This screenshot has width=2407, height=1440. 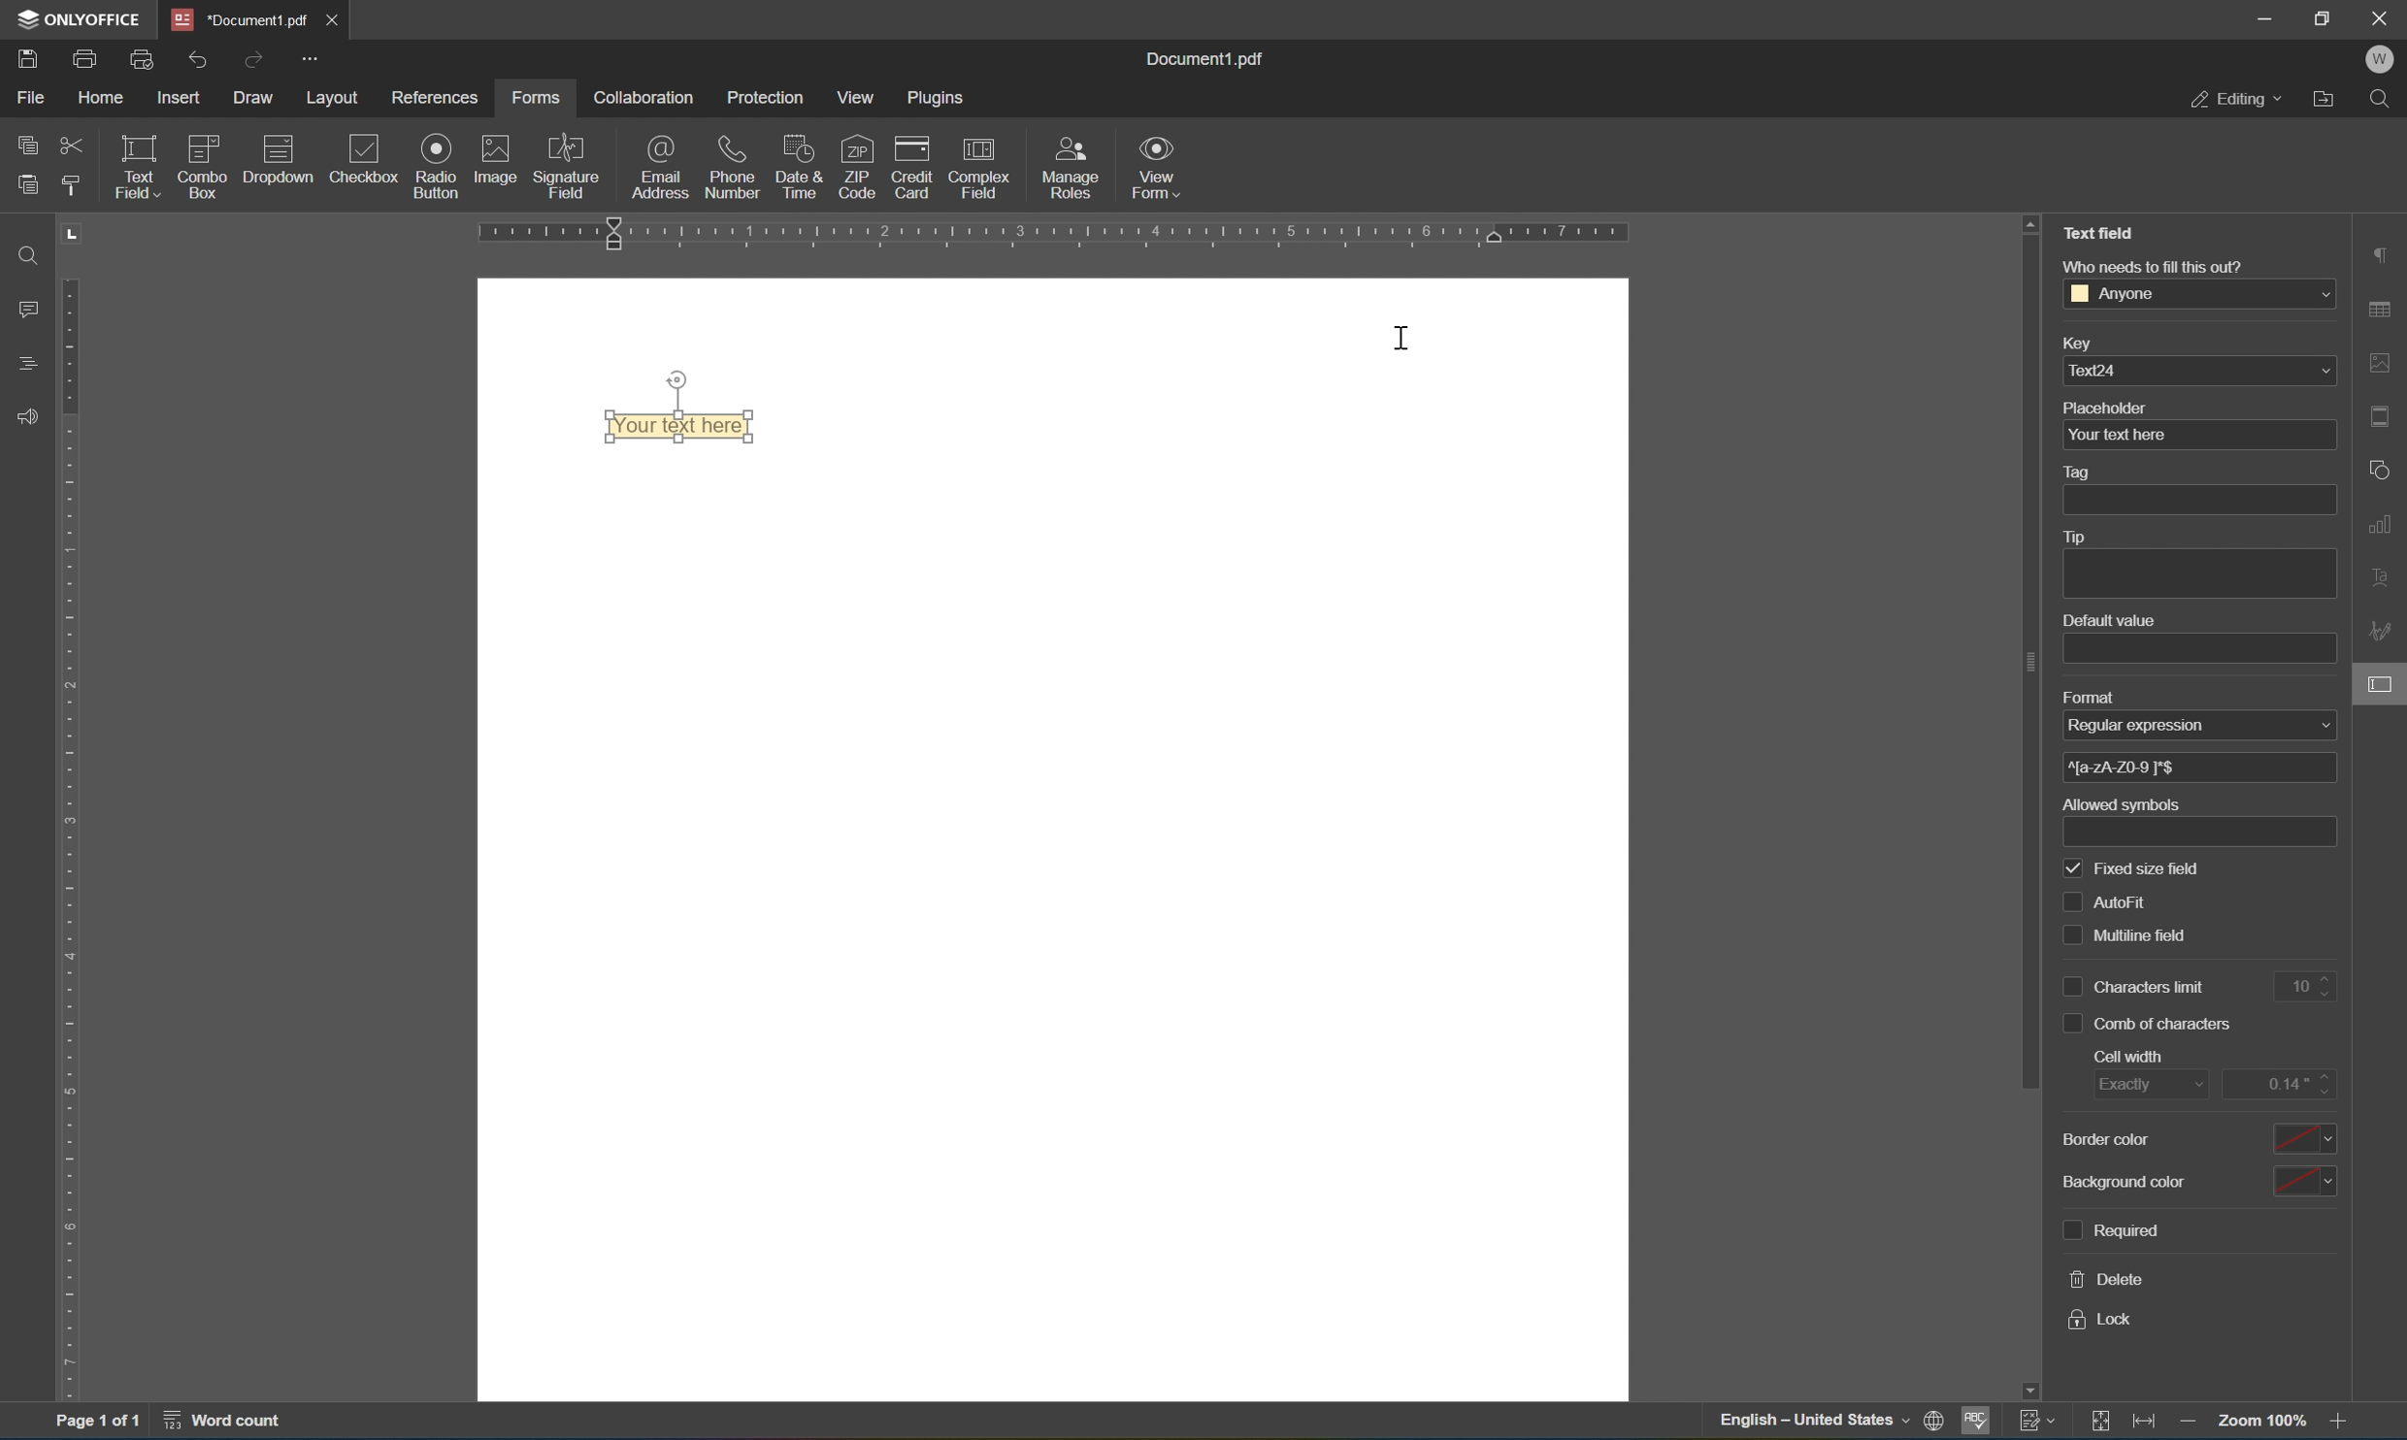 I want to click on text field, so click(x=135, y=165).